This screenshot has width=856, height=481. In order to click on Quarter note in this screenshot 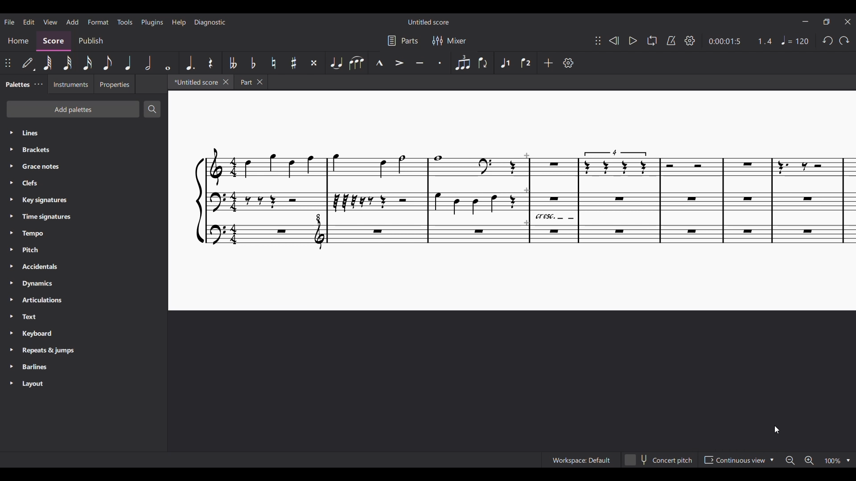, I will do `click(129, 63)`.